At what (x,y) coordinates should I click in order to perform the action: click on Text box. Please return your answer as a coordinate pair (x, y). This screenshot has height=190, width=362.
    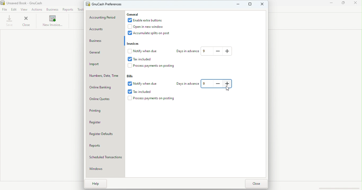
    Looking at the image, I should click on (207, 84).